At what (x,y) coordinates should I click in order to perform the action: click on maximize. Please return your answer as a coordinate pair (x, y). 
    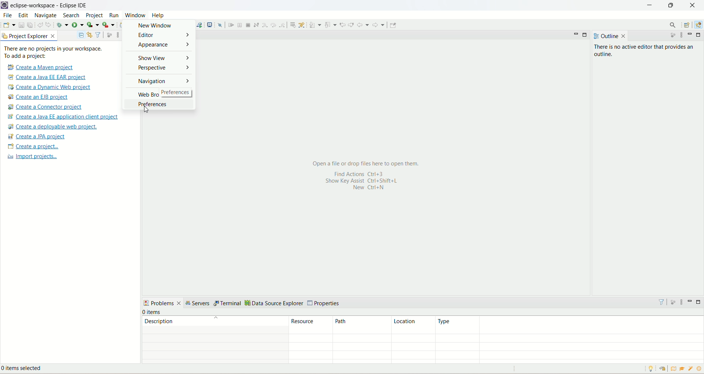
    Looking at the image, I should click on (586, 35).